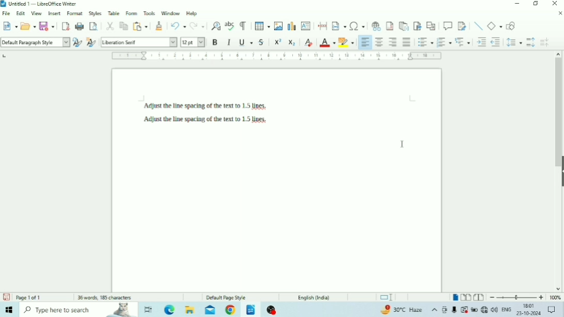  I want to click on Show Track Changes Functions, so click(462, 25).